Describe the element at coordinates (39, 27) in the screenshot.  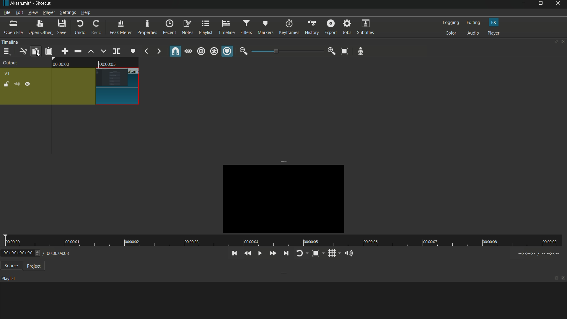
I see `open other` at that location.